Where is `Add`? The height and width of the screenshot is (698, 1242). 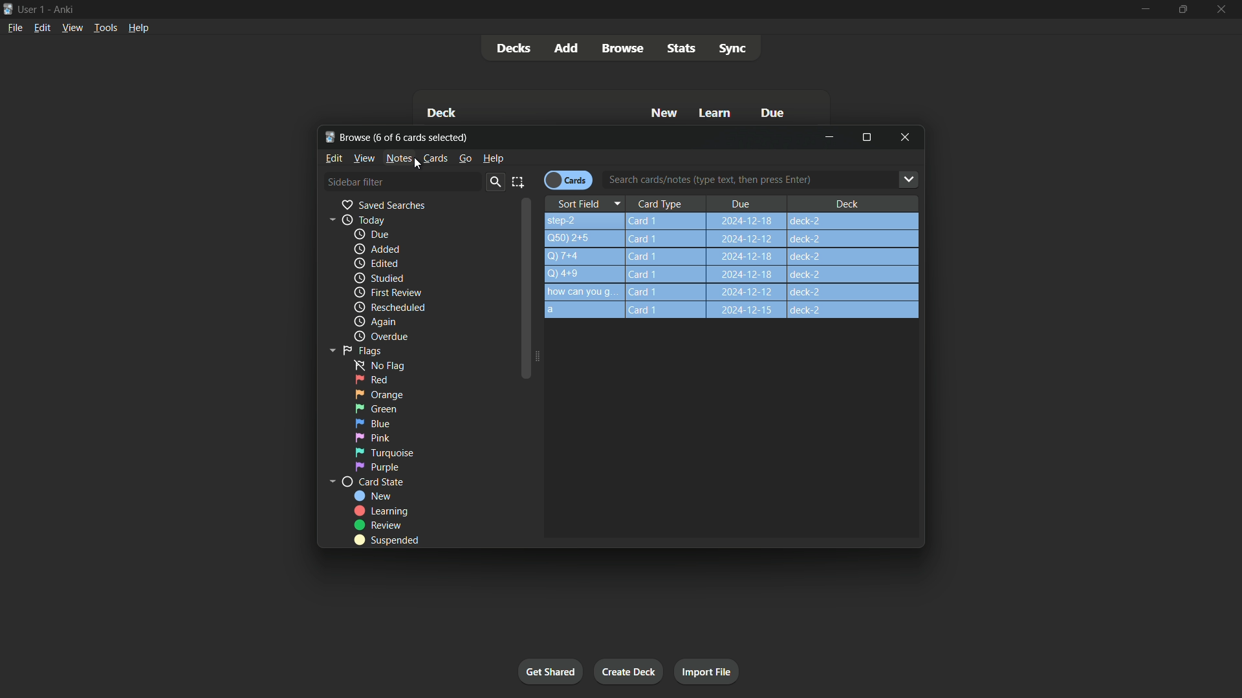
Add is located at coordinates (568, 48).